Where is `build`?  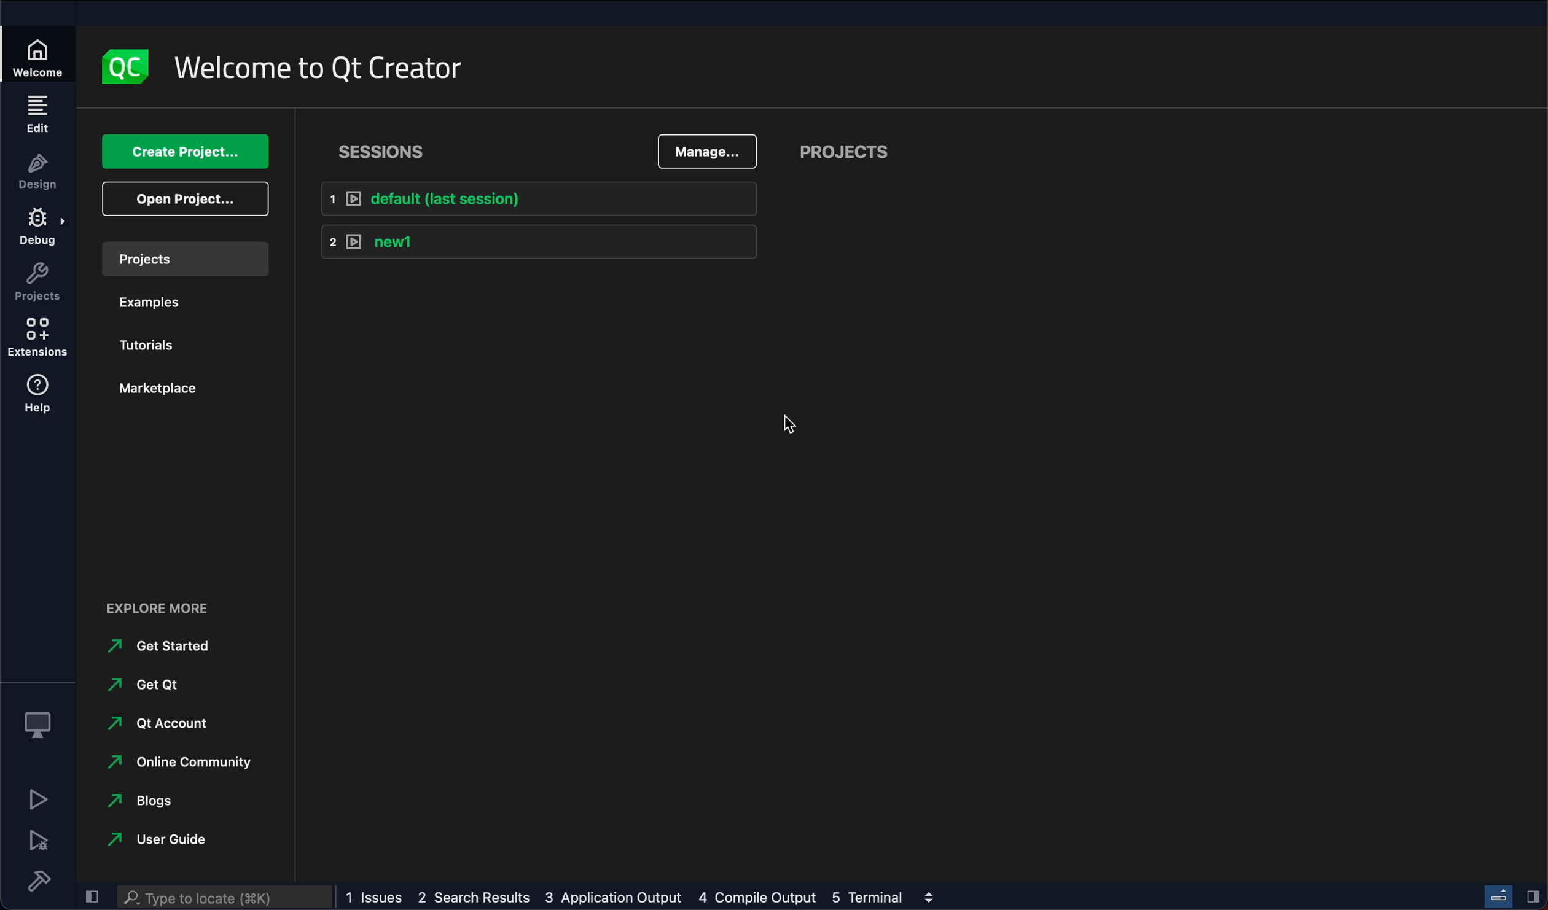
build is located at coordinates (35, 879).